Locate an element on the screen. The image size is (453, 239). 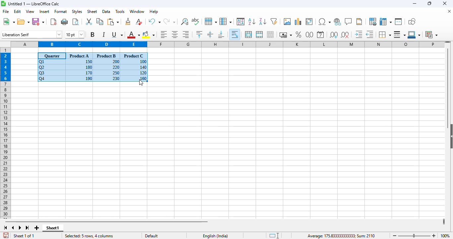
conditional is located at coordinates (431, 35).